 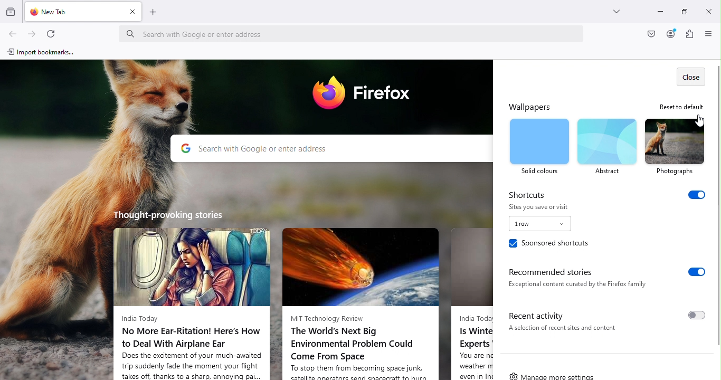 I want to click on Sites you save or visit, so click(x=541, y=222).